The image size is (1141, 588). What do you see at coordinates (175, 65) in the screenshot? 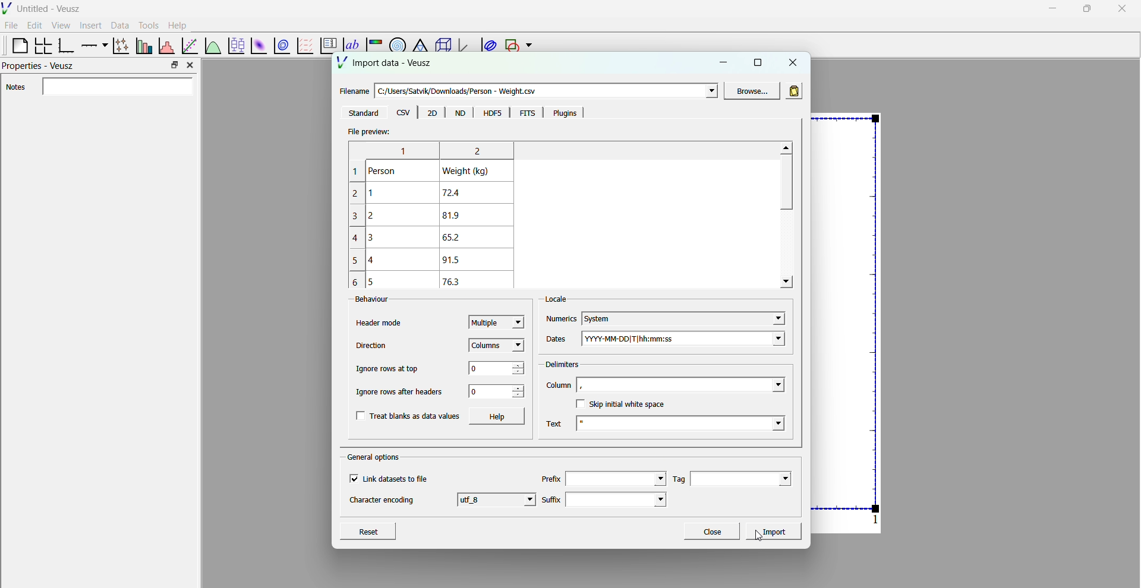
I see `maximize property bar` at bounding box center [175, 65].